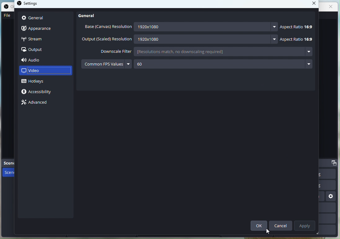 The width and height of the screenshot is (340, 239). What do you see at coordinates (266, 231) in the screenshot?
I see `cursor` at bounding box center [266, 231].